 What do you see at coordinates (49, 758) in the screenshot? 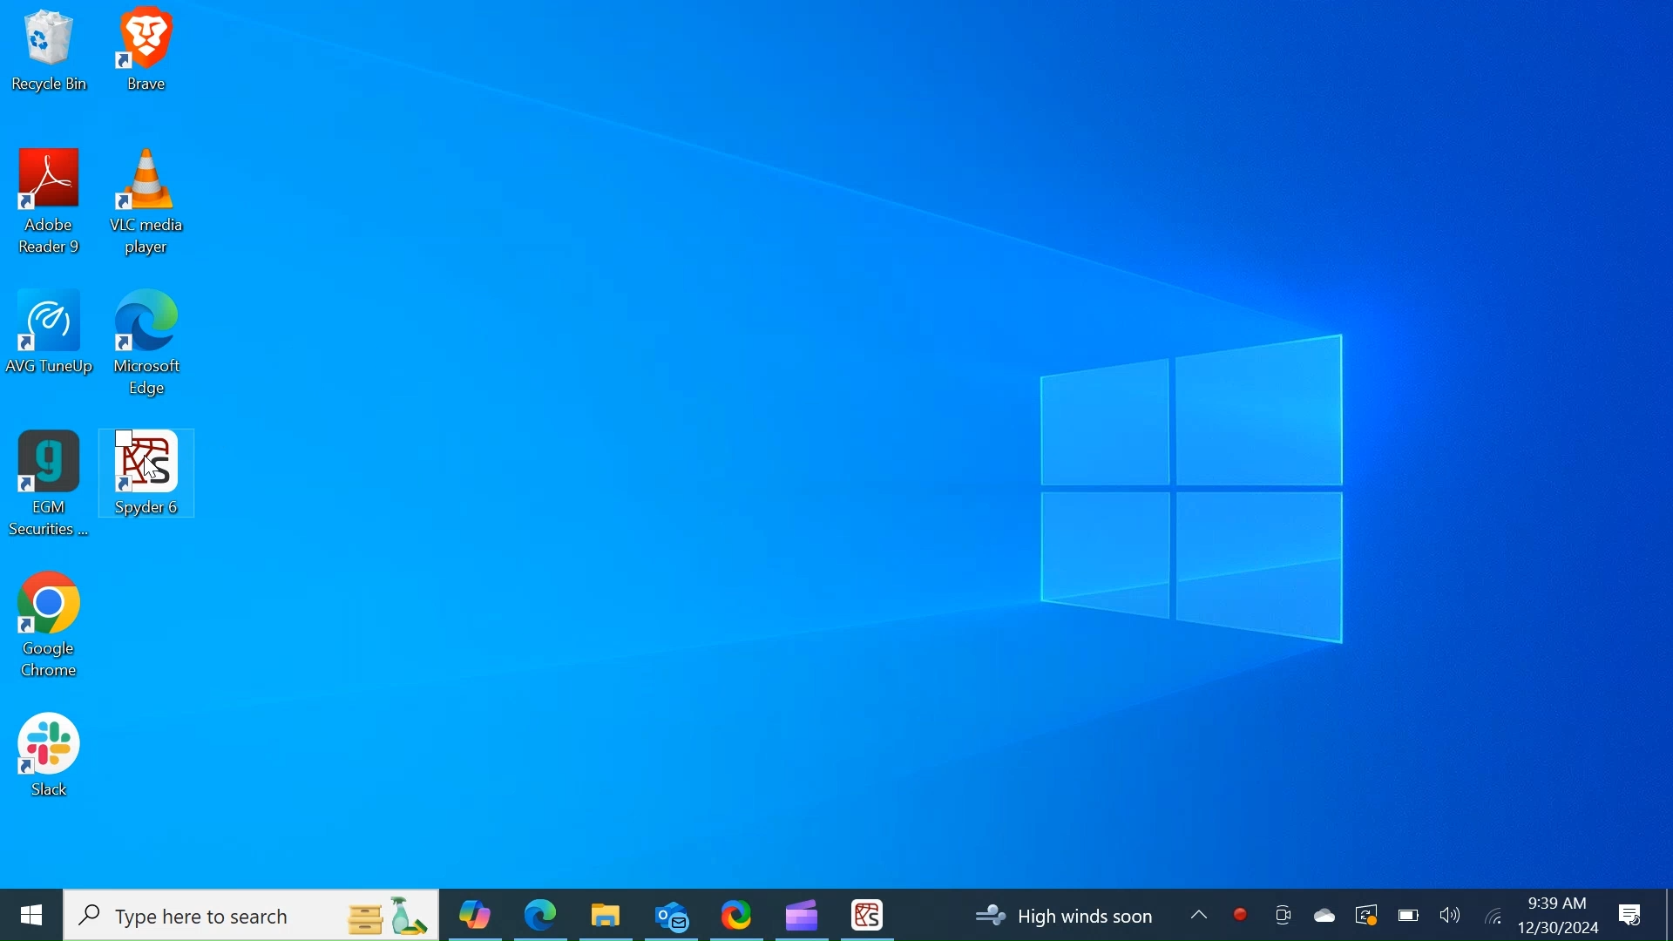
I see `Slack Desktop Icon` at bounding box center [49, 758].